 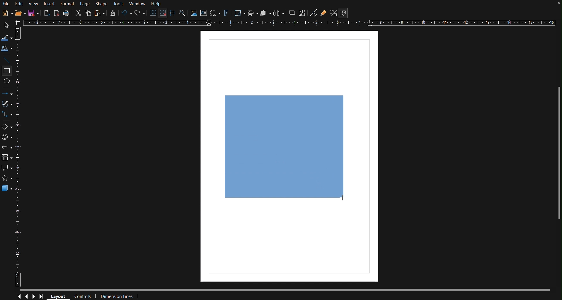 I want to click on Lines and Arrows, so click(x=7, y=93).